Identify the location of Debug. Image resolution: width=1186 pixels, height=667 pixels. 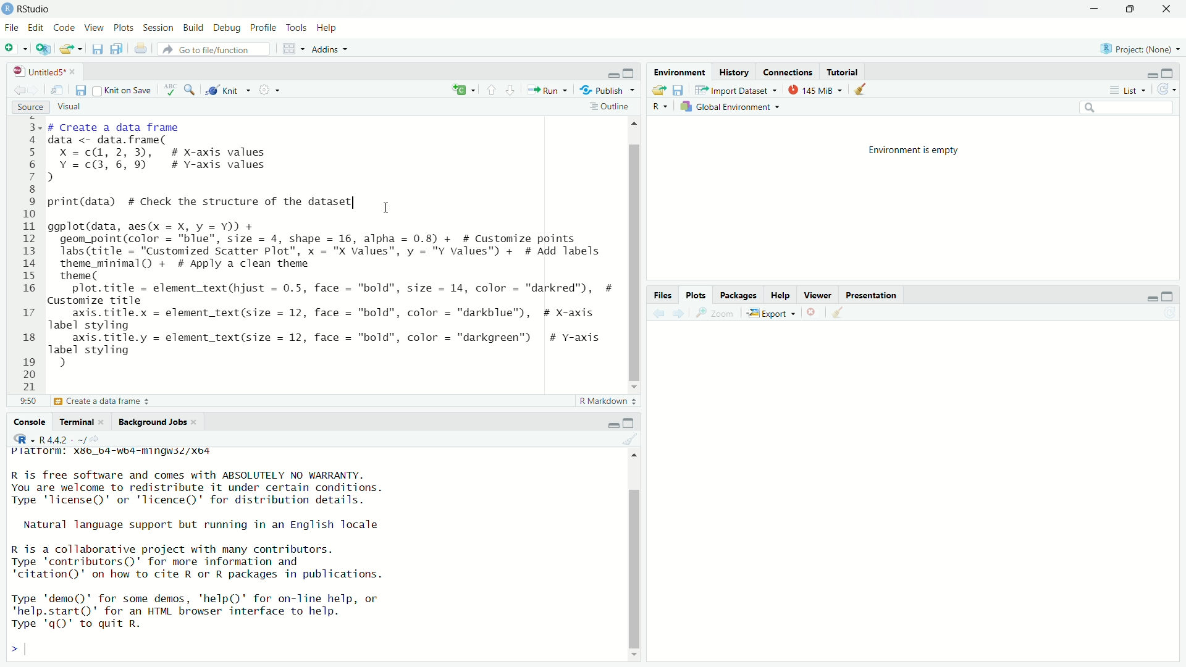
(227, 28).